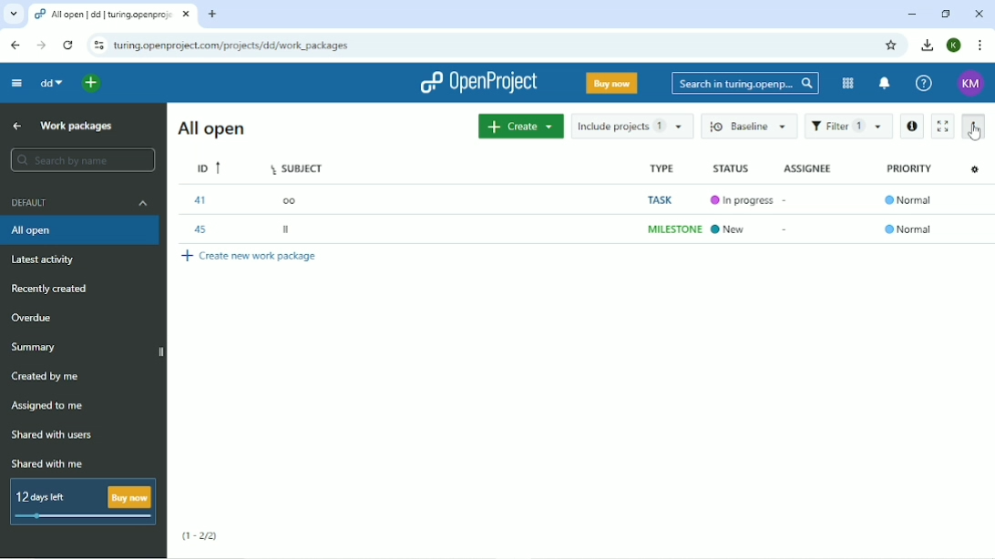  I want to click on Work packages, so click(77, 127).